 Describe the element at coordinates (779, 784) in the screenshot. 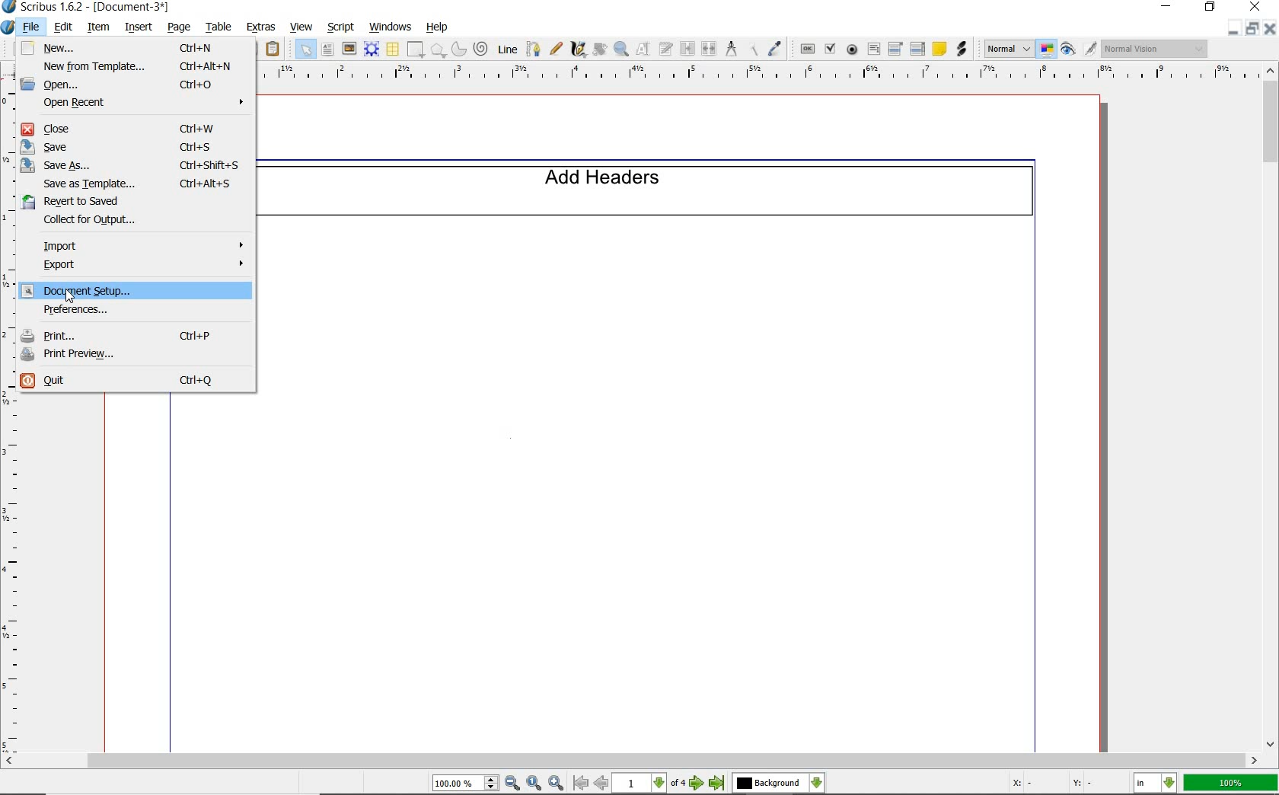

I see `select the current layer` at that location.